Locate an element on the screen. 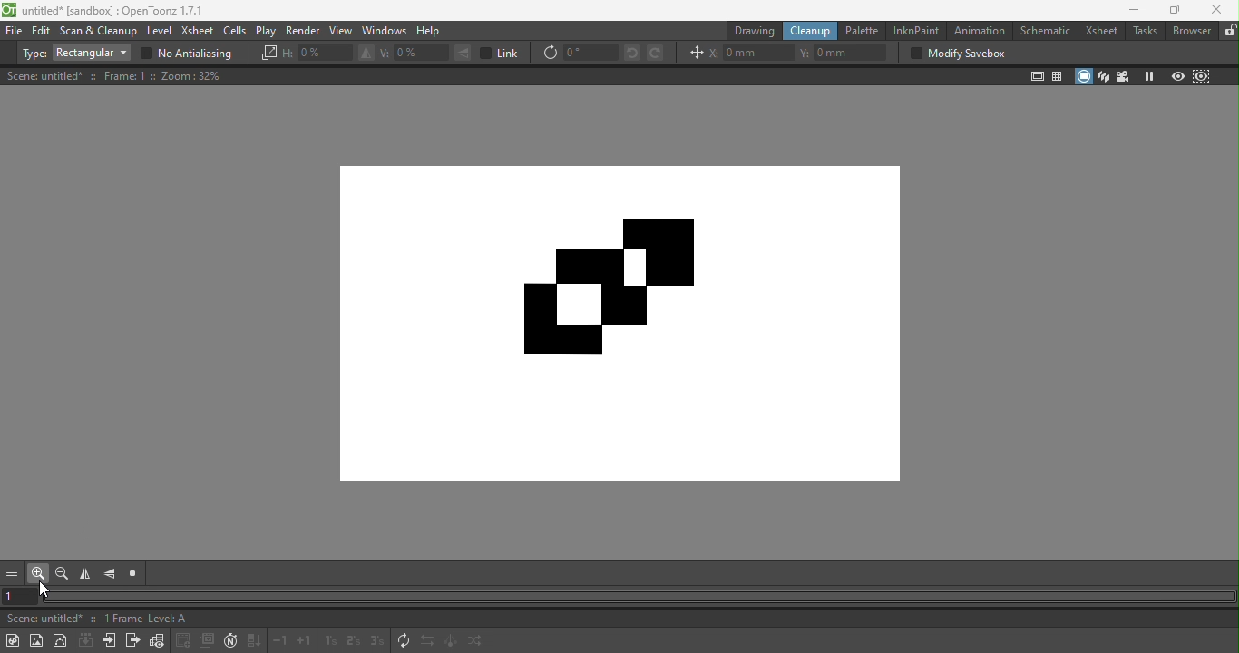 This screenshot has height=653, width=1239. Modify Savebox is located at coordinates (954, 54).